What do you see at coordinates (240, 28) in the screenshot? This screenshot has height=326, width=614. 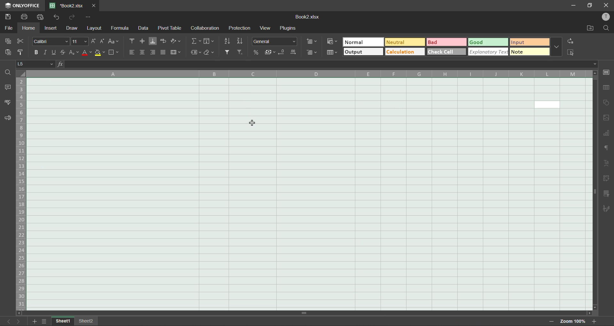 I see `protection` at bounding box center [240, 28].